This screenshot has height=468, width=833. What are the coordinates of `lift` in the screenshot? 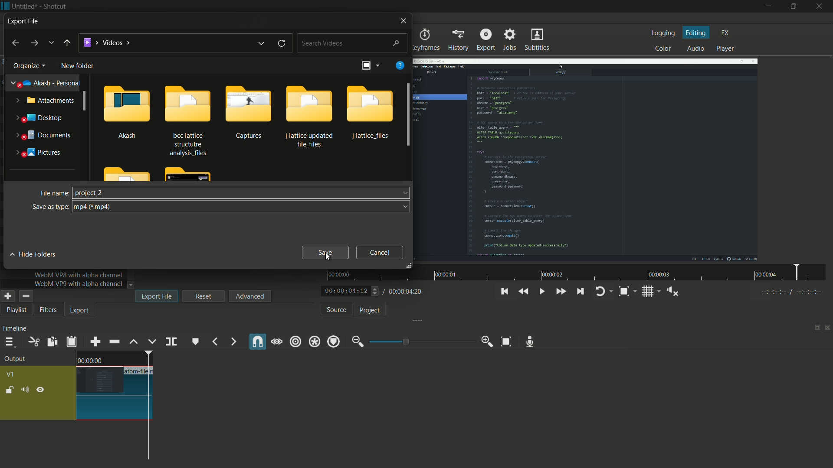 It's located at (134, 342).